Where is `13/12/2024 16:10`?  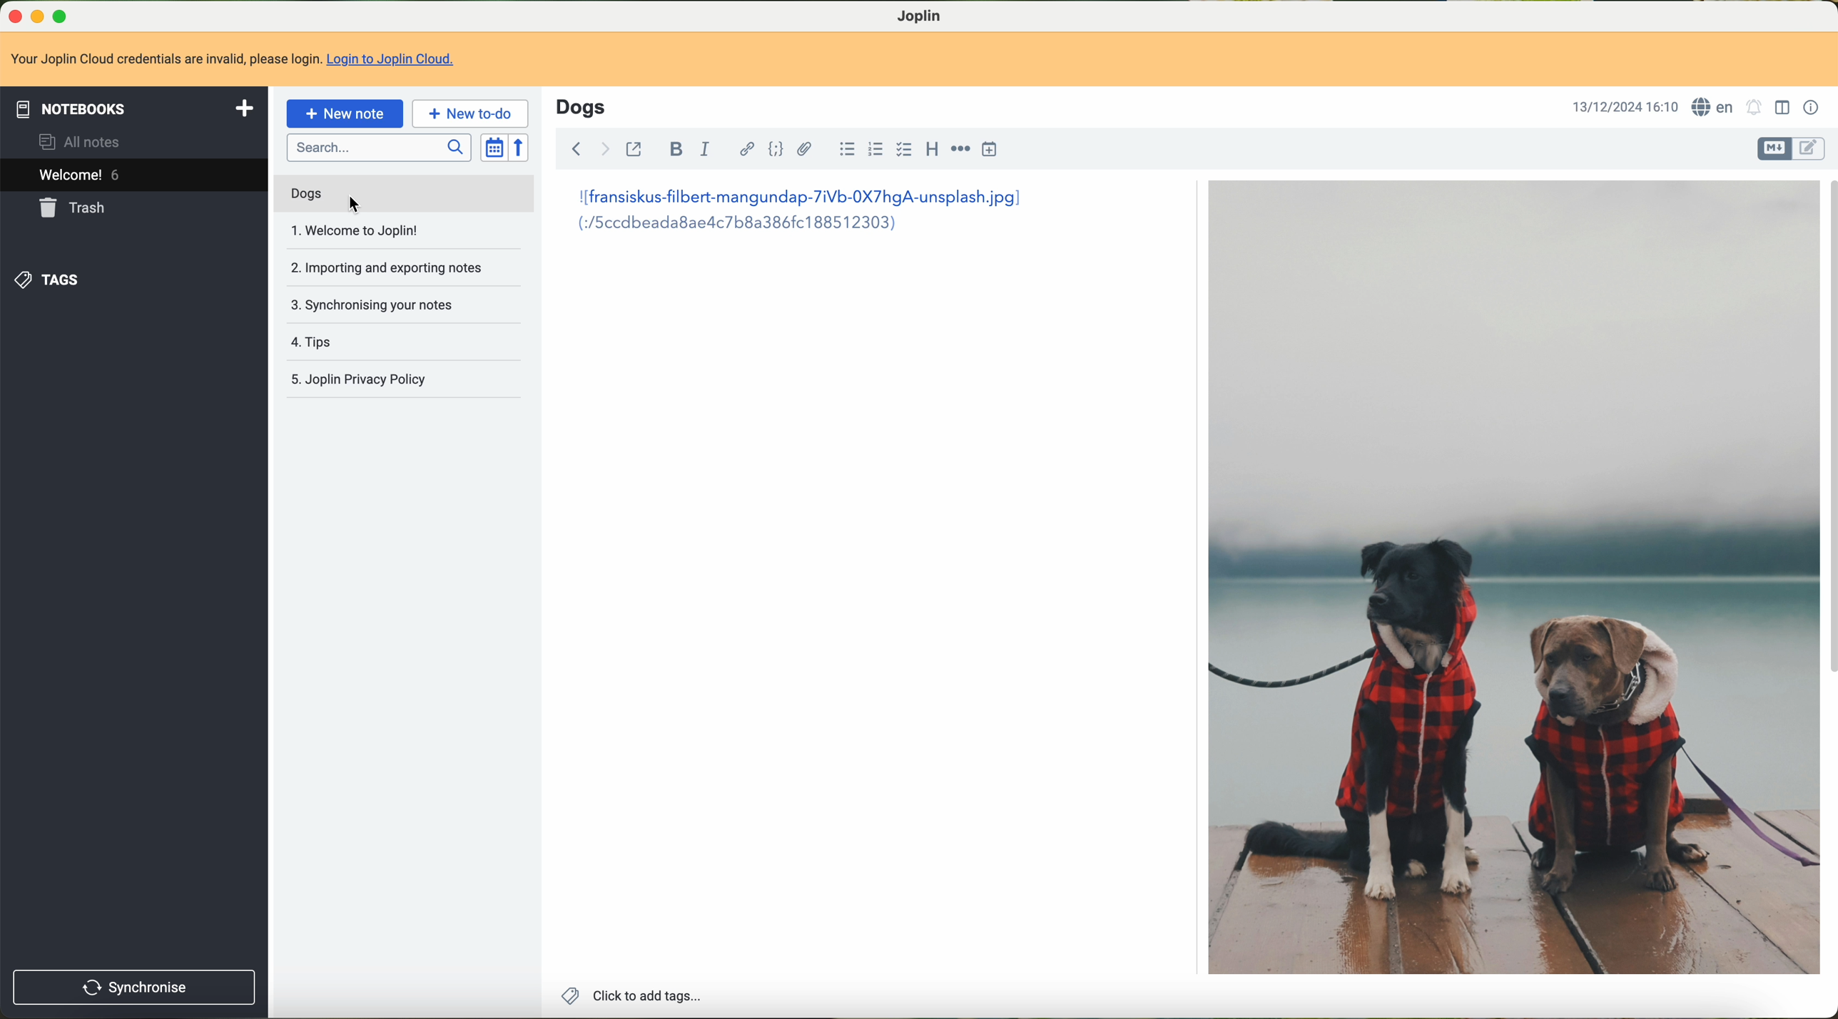 13/12/2024 16:10 is located at coordinates (1624, 107).